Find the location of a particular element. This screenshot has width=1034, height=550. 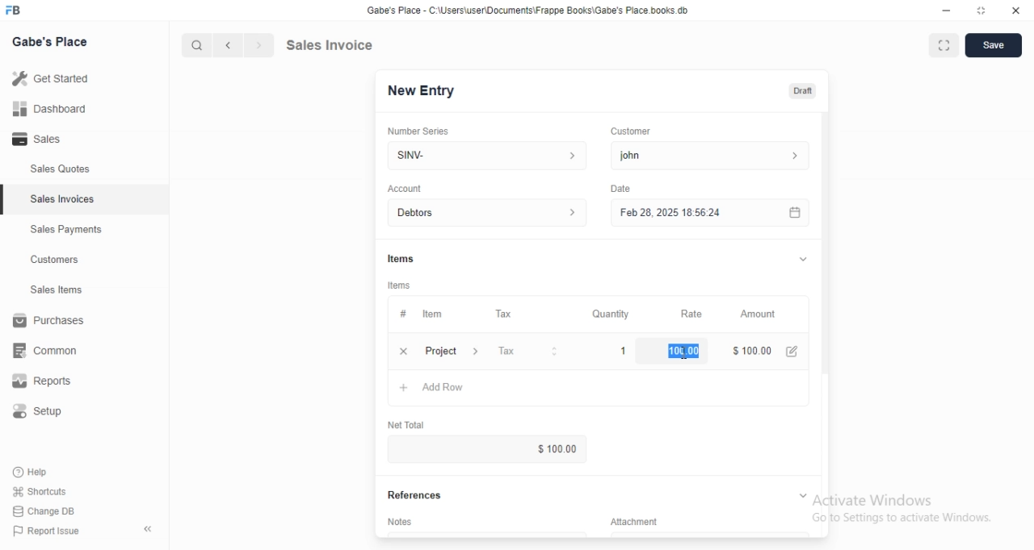

common is located at coordinates (50, 350).